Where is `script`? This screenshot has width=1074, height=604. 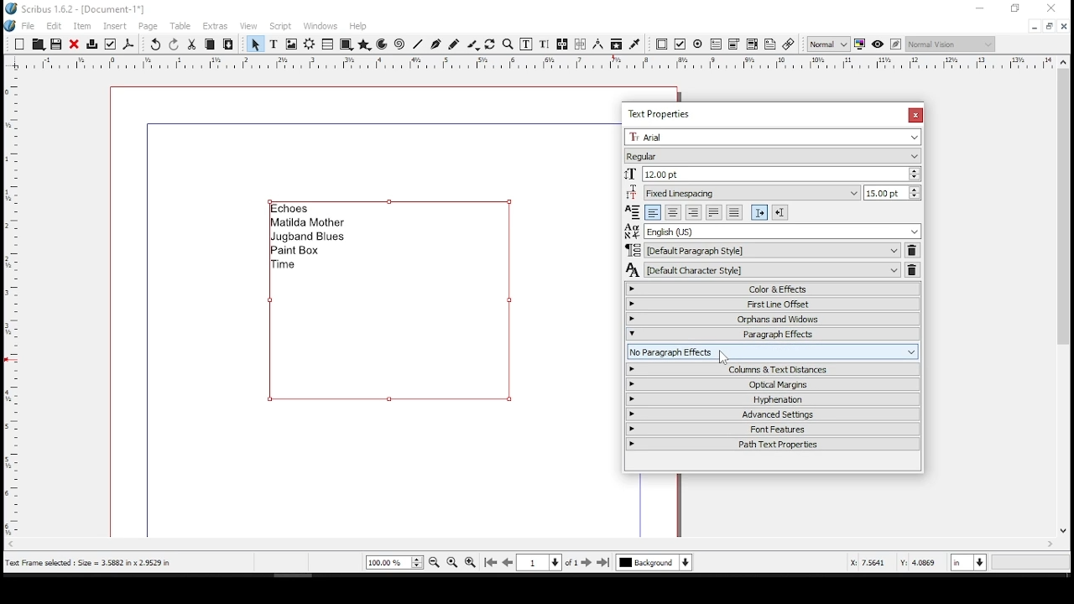
script is located at coordinates (279, 28).